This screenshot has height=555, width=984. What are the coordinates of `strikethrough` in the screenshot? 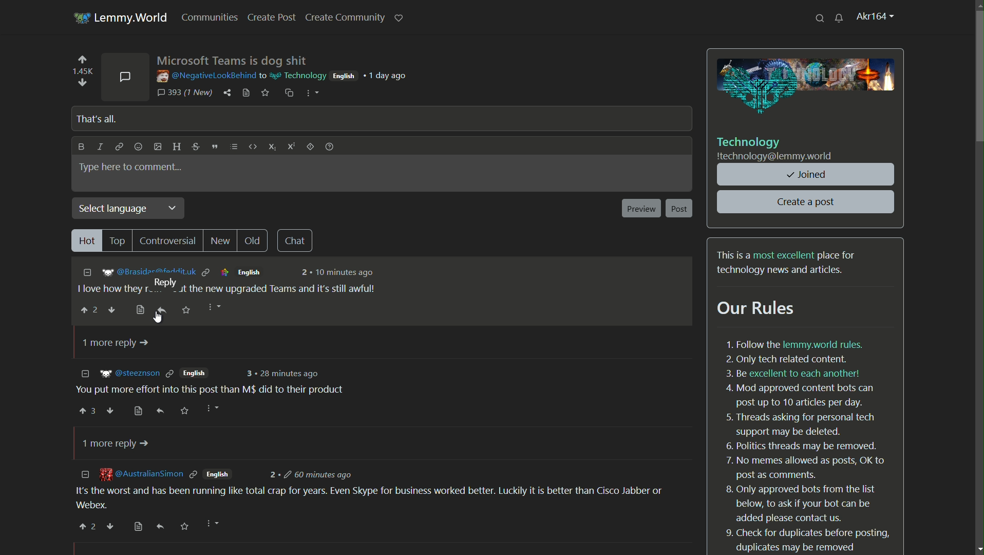 It's located at (195, 147).